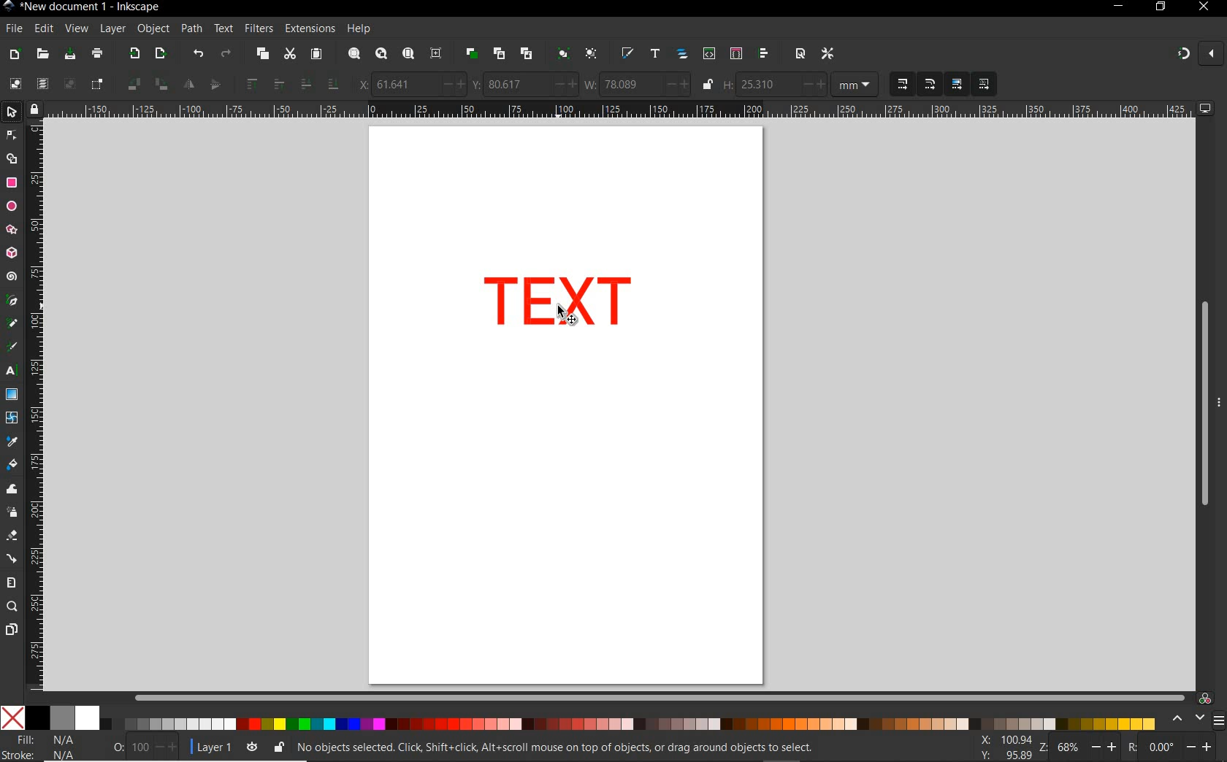  What do you see at coordinates (12, 28) in the screenshot?
I see `file` at bounding box center [12, 28].